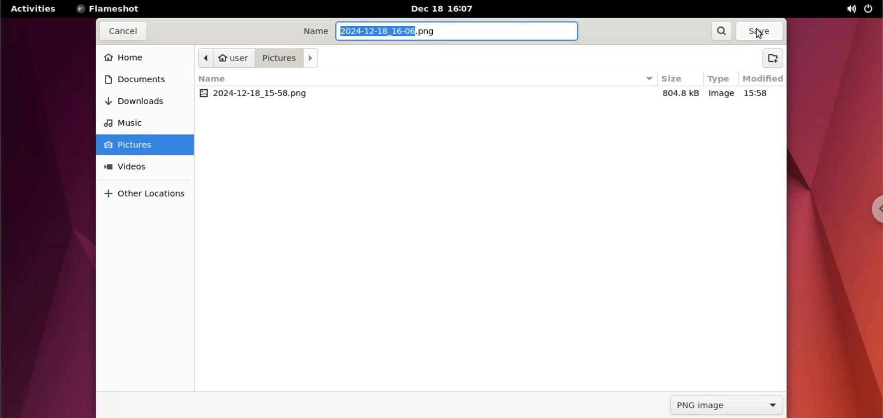 The width and height of the screenshot is (883, 418). I want to click on new folder, so click(774, 58).